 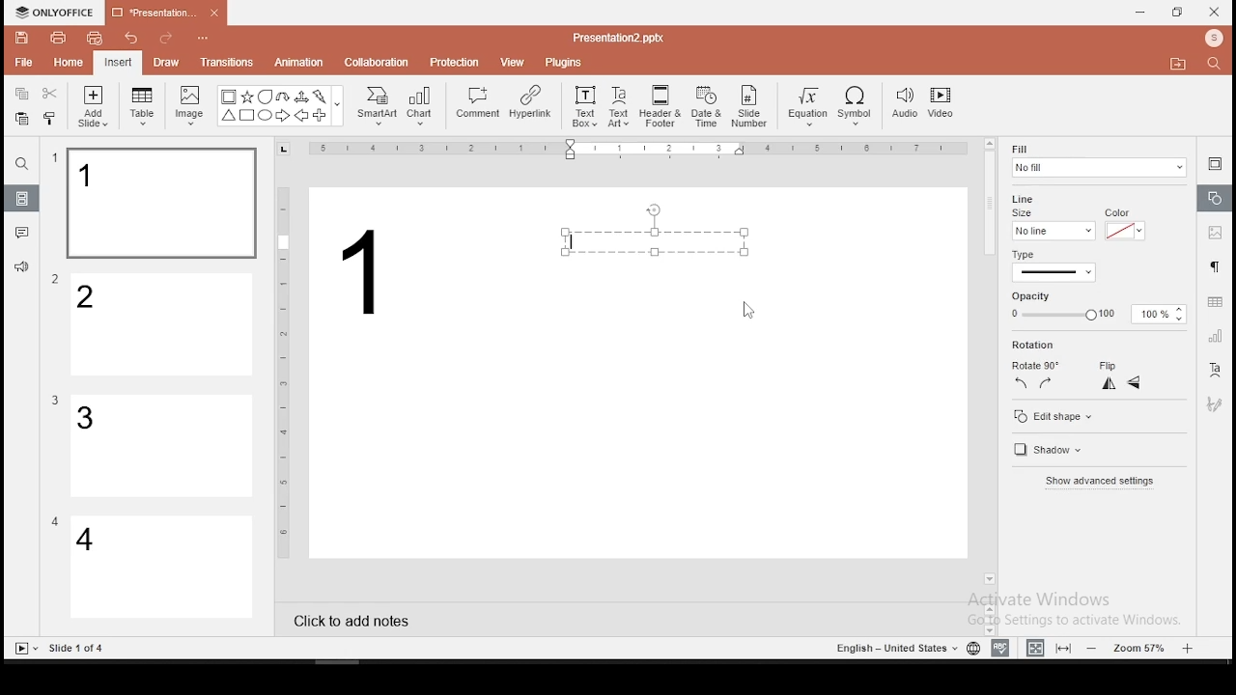 What do you see at coordinates (58, 36) in the screenshot?
I see `print file` at bounding box center [58, 36].